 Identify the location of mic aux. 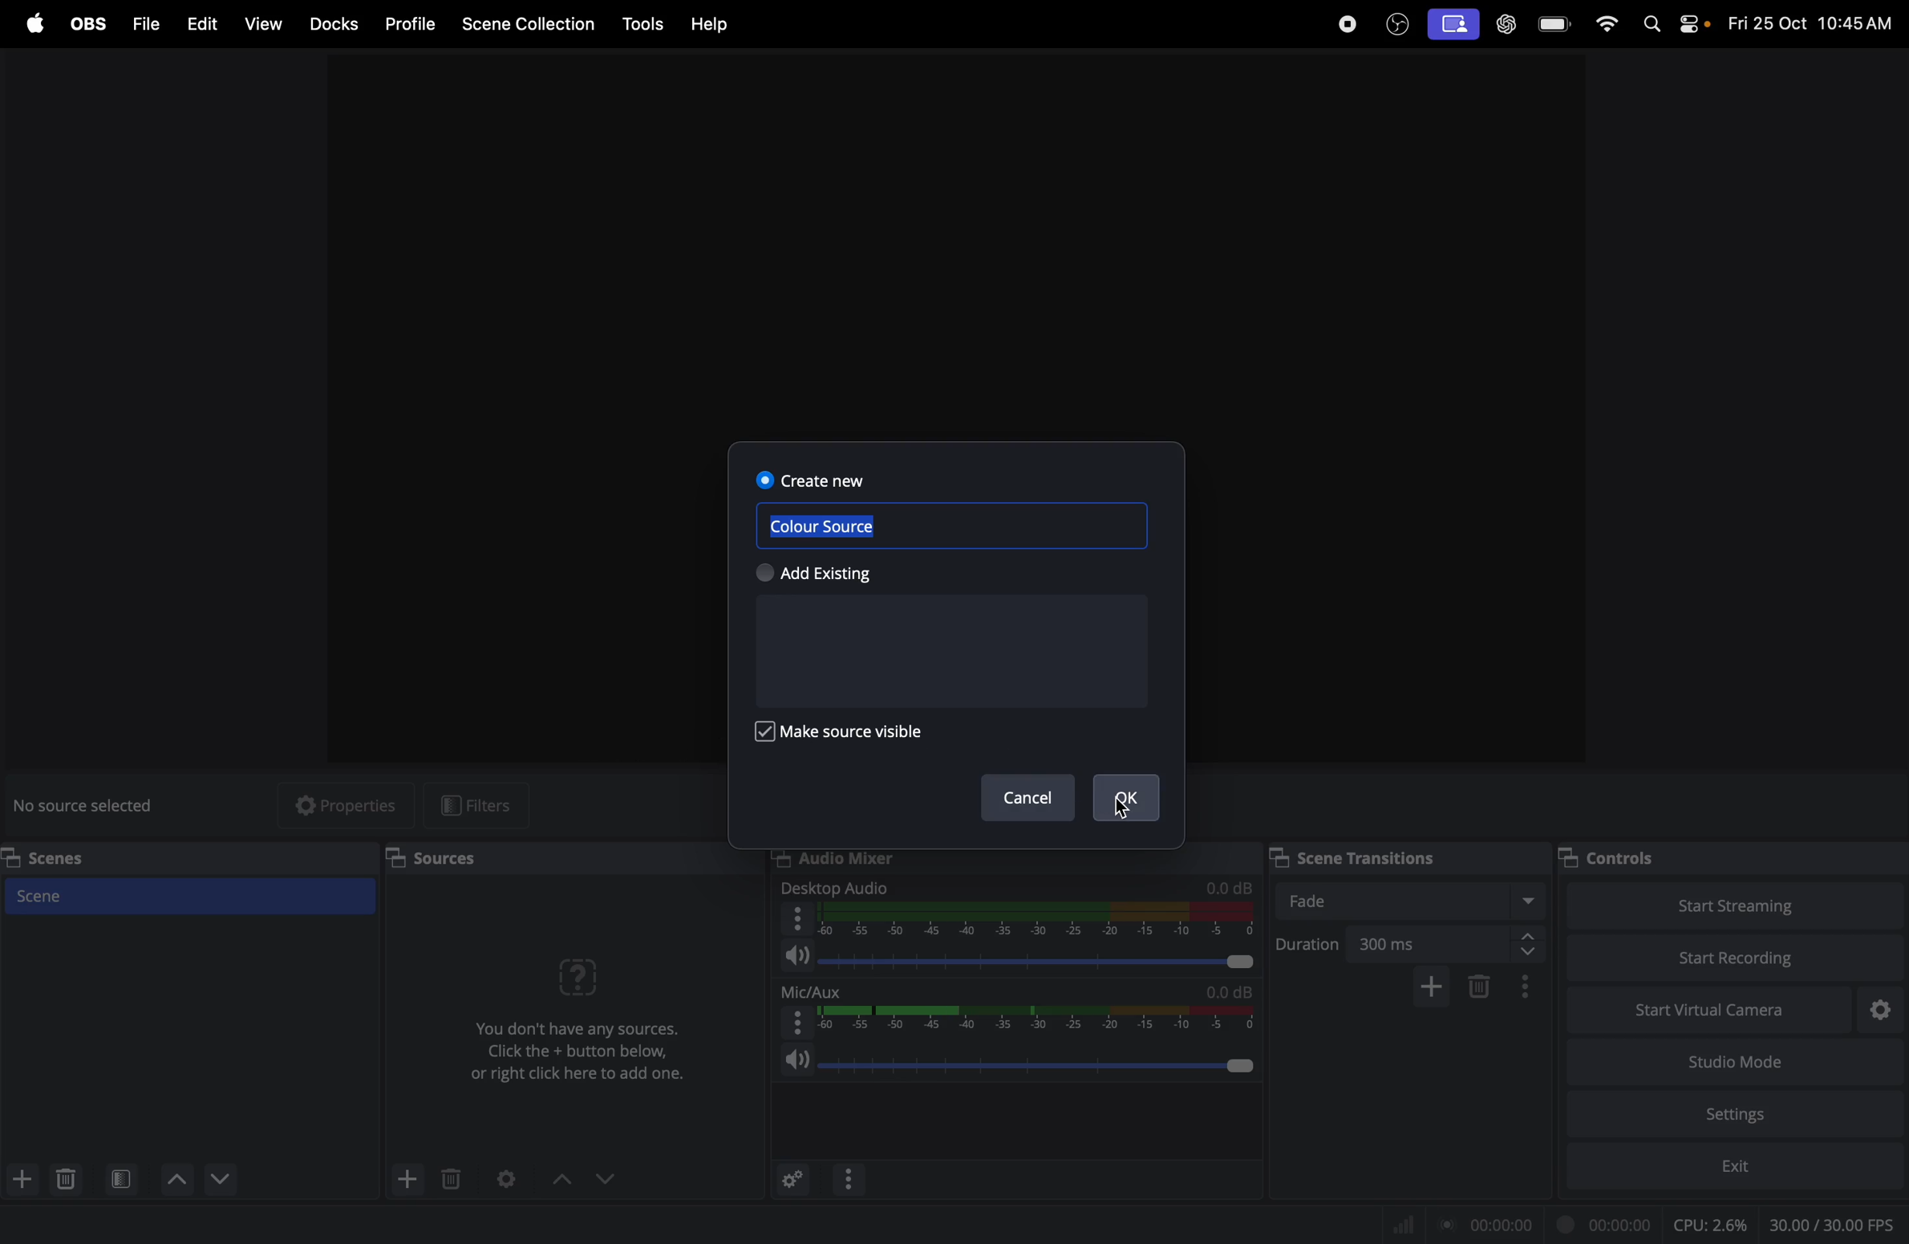
(814, 991).